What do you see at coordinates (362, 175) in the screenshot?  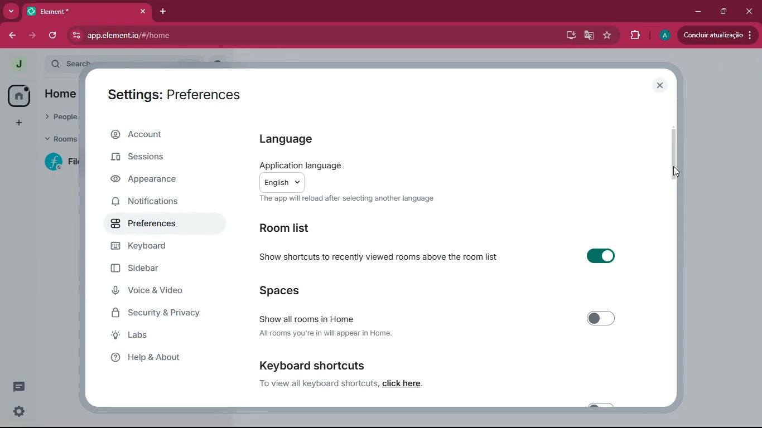 I see `application language english` at bounding box center [362, 175].